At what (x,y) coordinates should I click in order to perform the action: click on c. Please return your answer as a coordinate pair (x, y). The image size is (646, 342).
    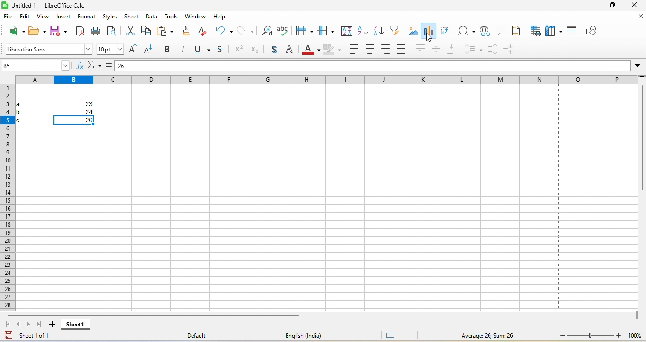
    Looking at the image, I should click on (26, 120).